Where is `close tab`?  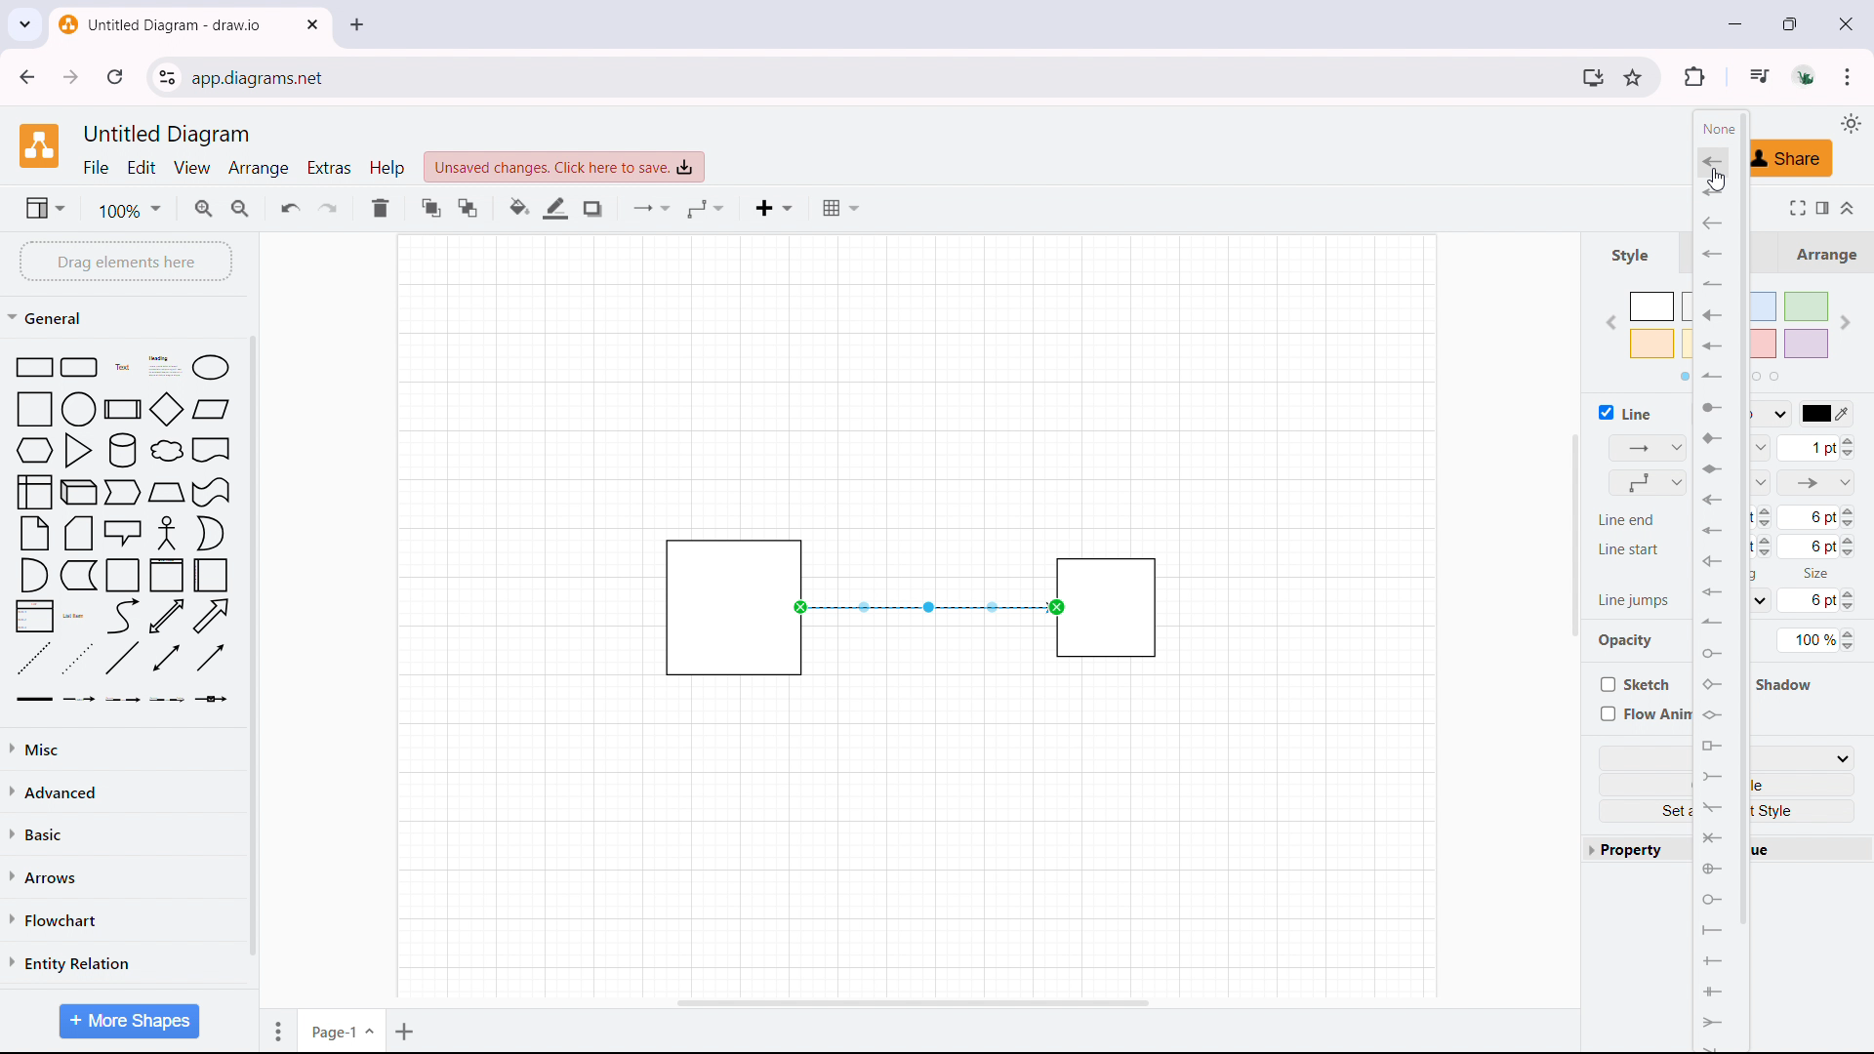 close tab is located at coordinates (357, 24).